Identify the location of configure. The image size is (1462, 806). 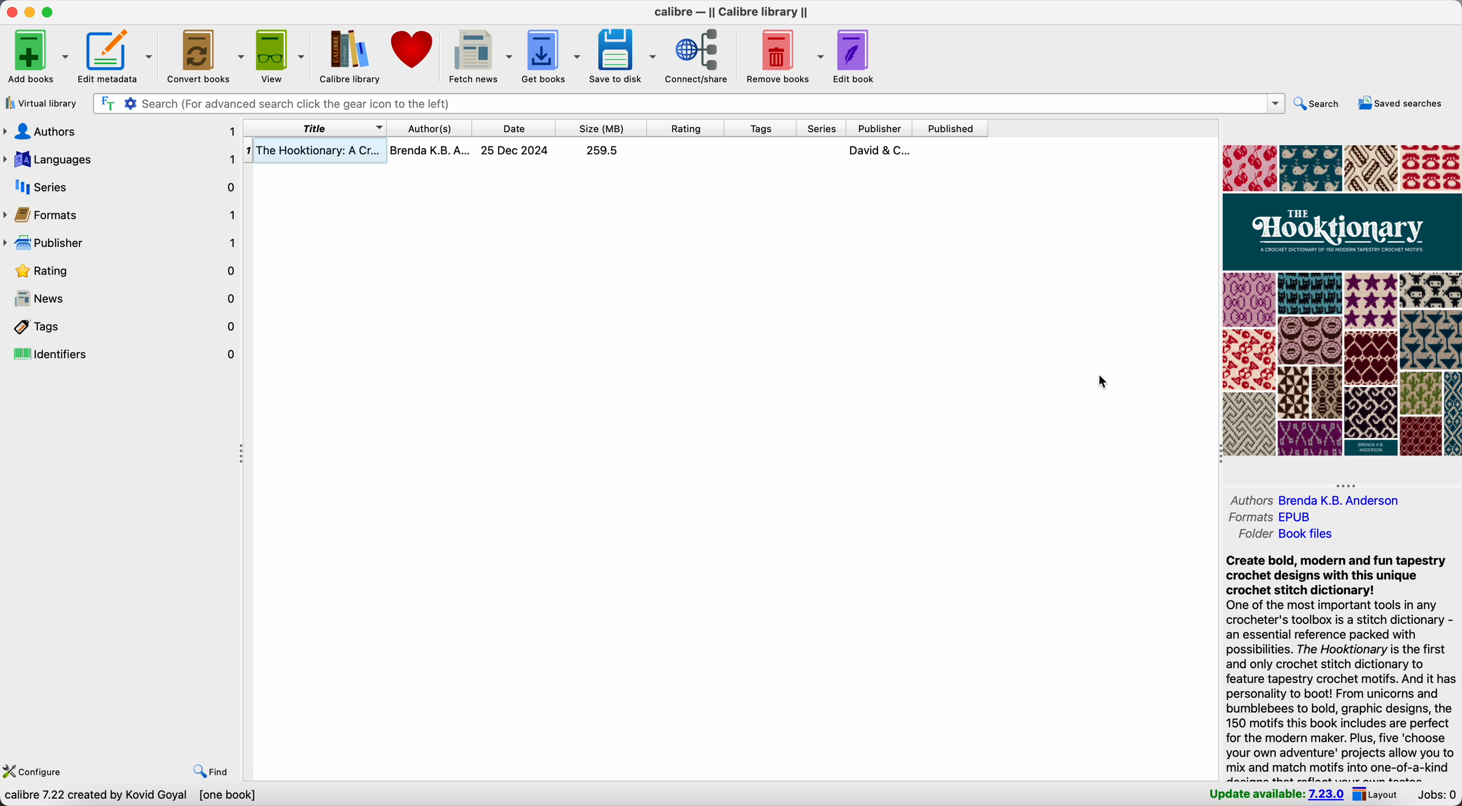
(37, 773).